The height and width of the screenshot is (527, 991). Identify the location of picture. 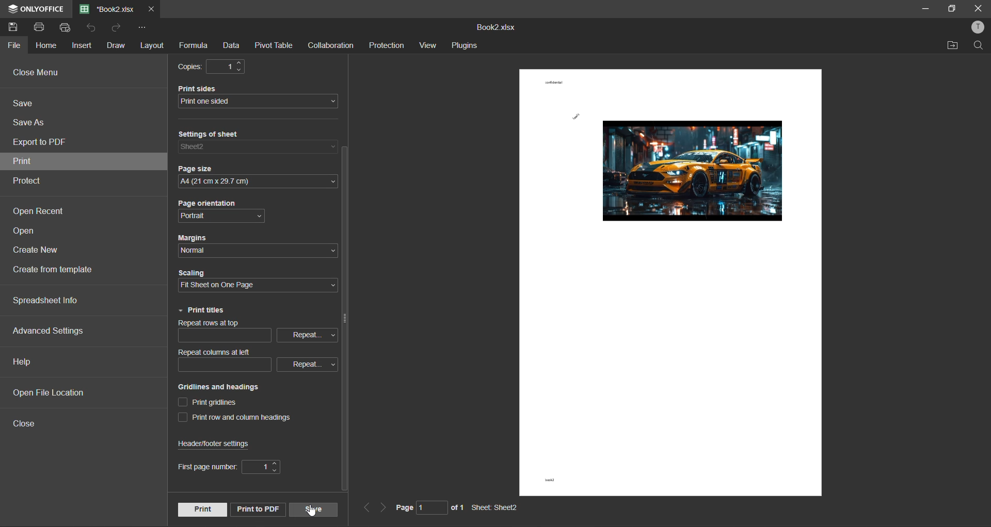
(690, 170).